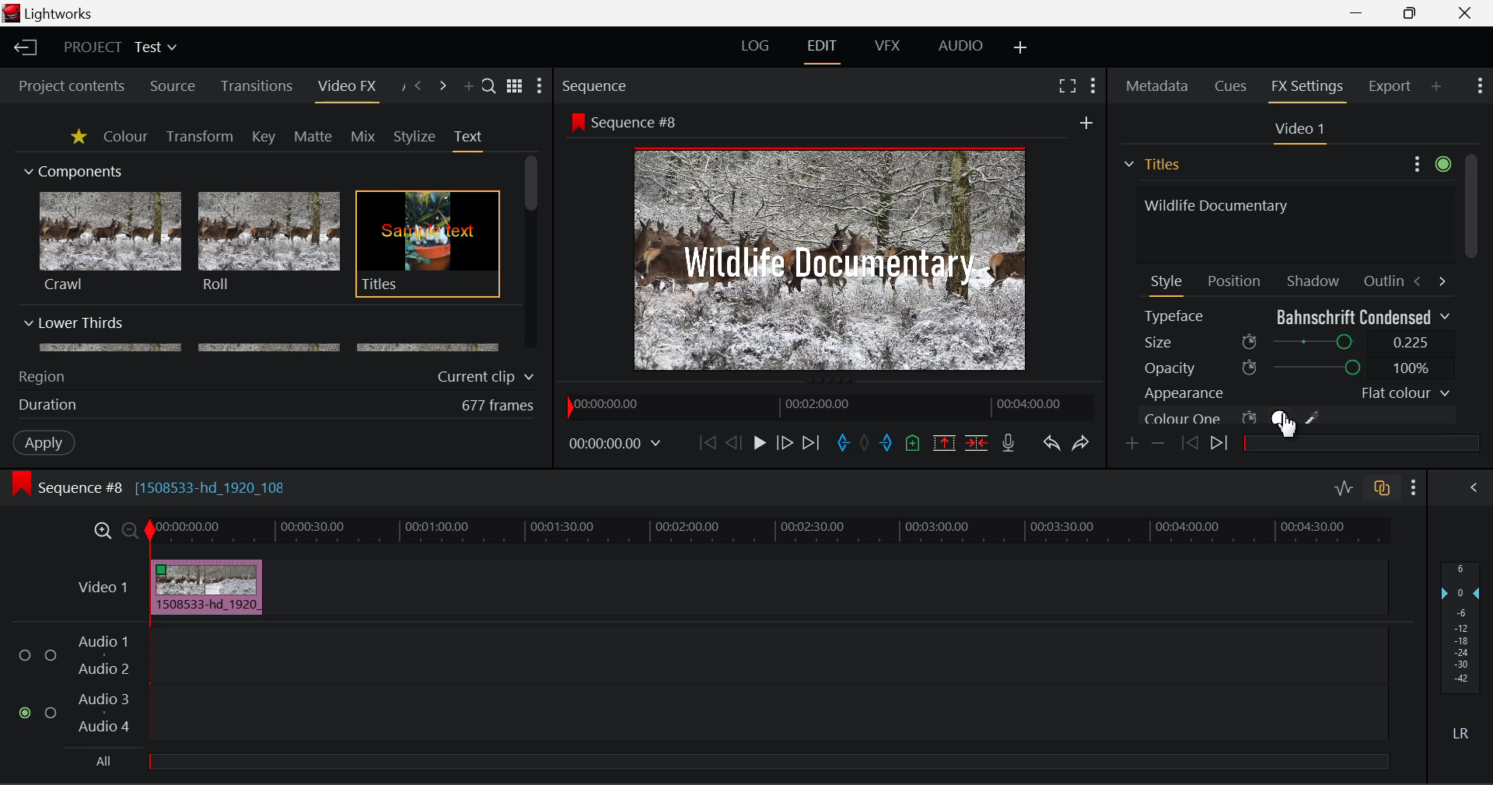  Describe the element at coordinates (1095, 86) in the screenshot. I see `Show Settings` at that location.